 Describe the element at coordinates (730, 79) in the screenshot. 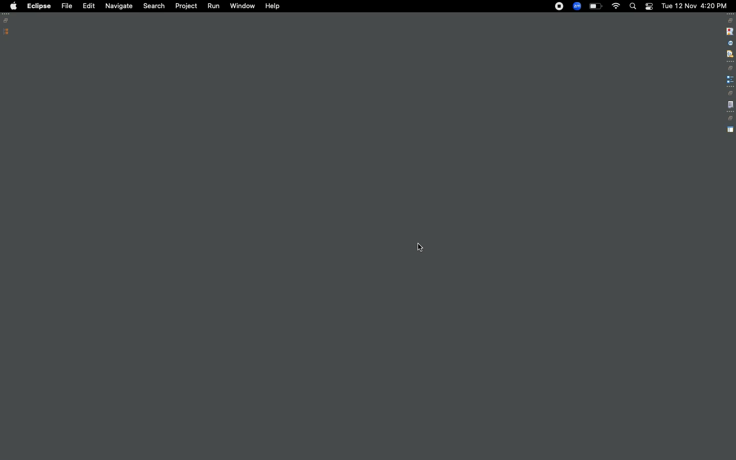

I see `extension point` at that location.